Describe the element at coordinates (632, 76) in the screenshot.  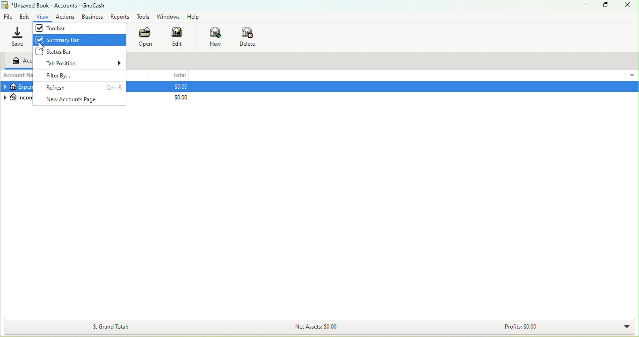
I see `More options` at that location.